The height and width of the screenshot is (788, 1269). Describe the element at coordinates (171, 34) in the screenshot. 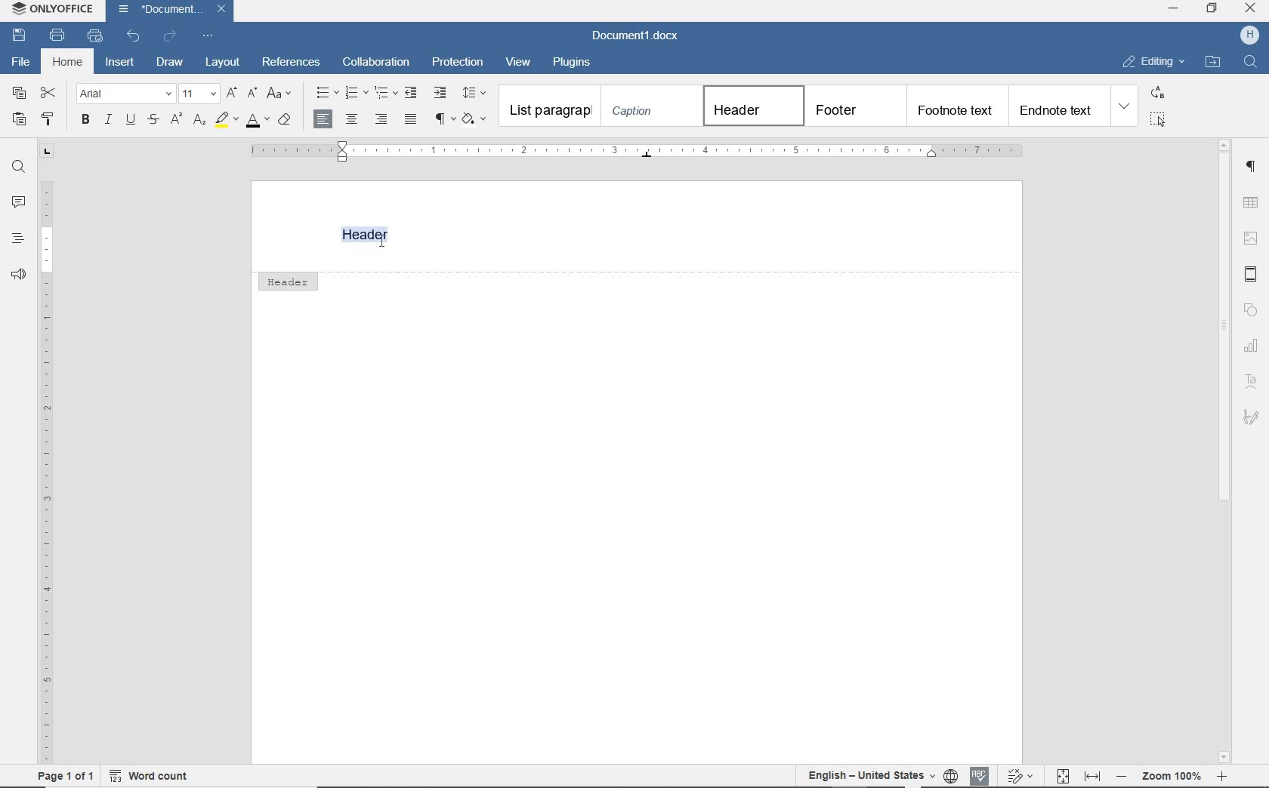

I see `reload` at that location.